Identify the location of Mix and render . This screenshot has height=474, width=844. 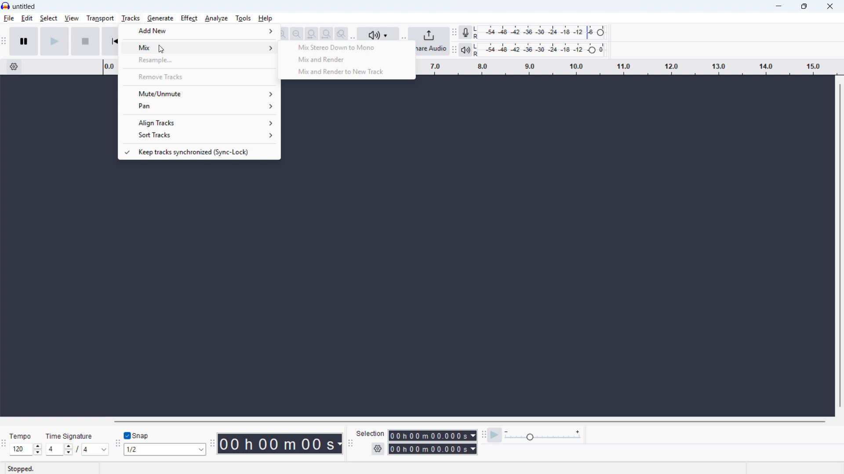
(346, 59).